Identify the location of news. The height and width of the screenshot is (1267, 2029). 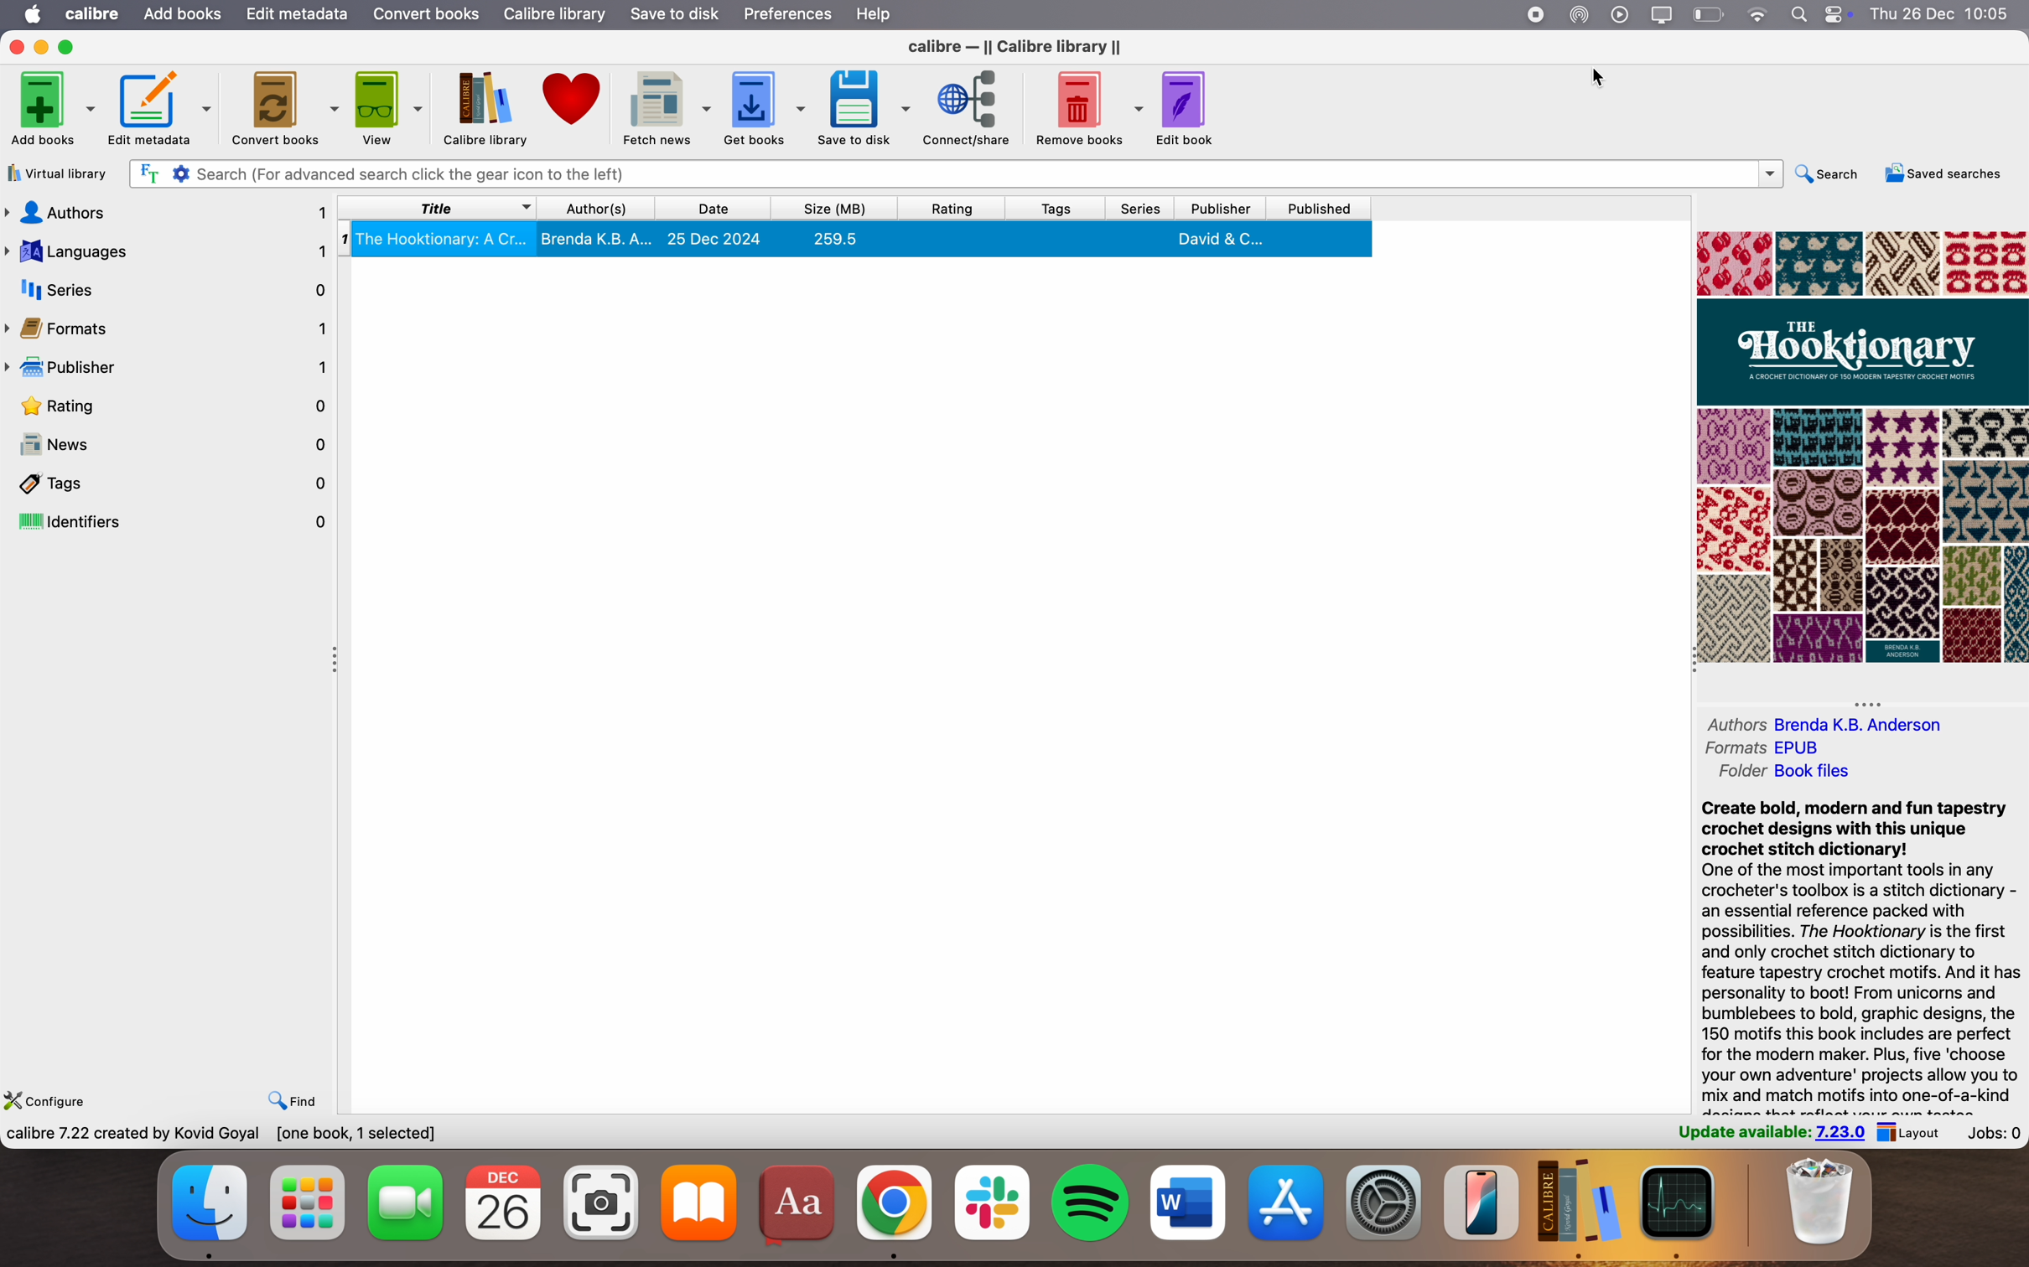
(173, 446).